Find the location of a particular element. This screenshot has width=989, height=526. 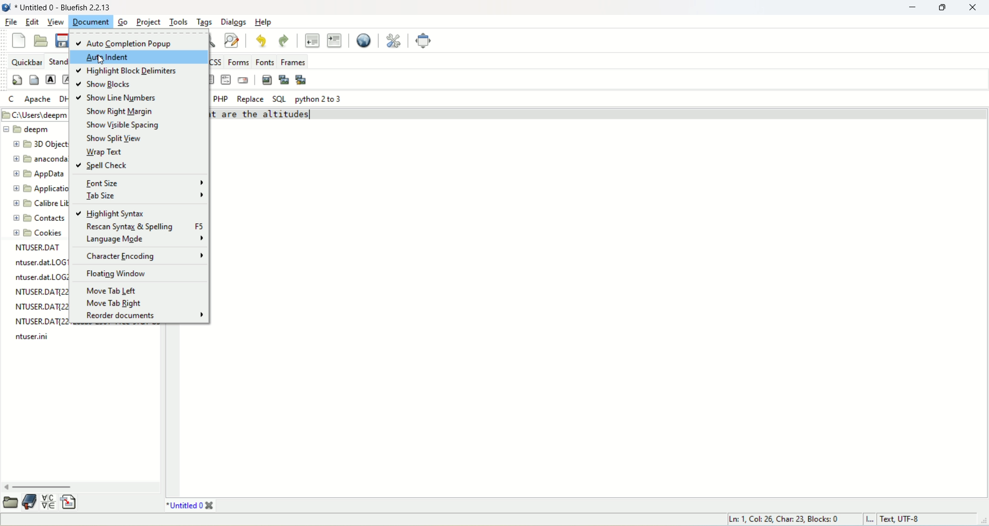

view is located at coordinates (54, 22).